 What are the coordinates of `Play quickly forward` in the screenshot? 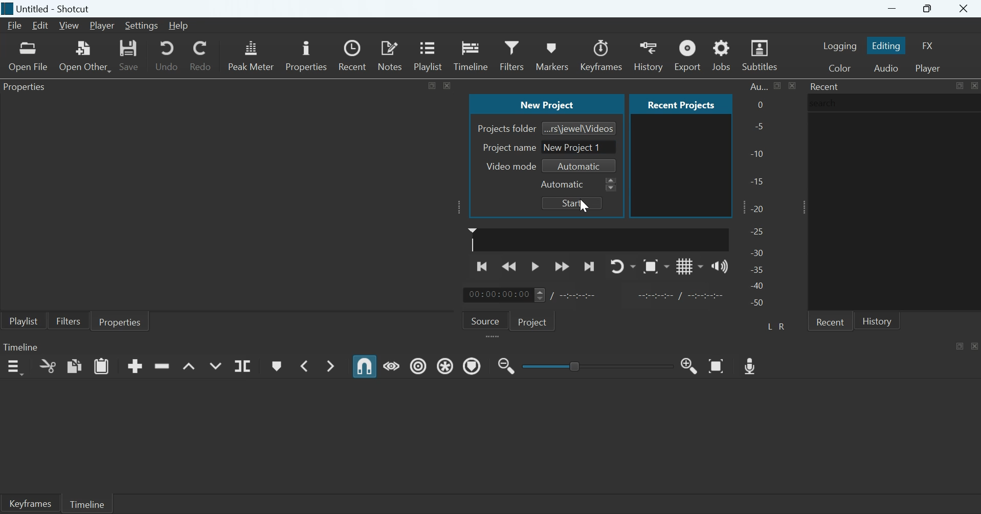 It's located at (562, 266).